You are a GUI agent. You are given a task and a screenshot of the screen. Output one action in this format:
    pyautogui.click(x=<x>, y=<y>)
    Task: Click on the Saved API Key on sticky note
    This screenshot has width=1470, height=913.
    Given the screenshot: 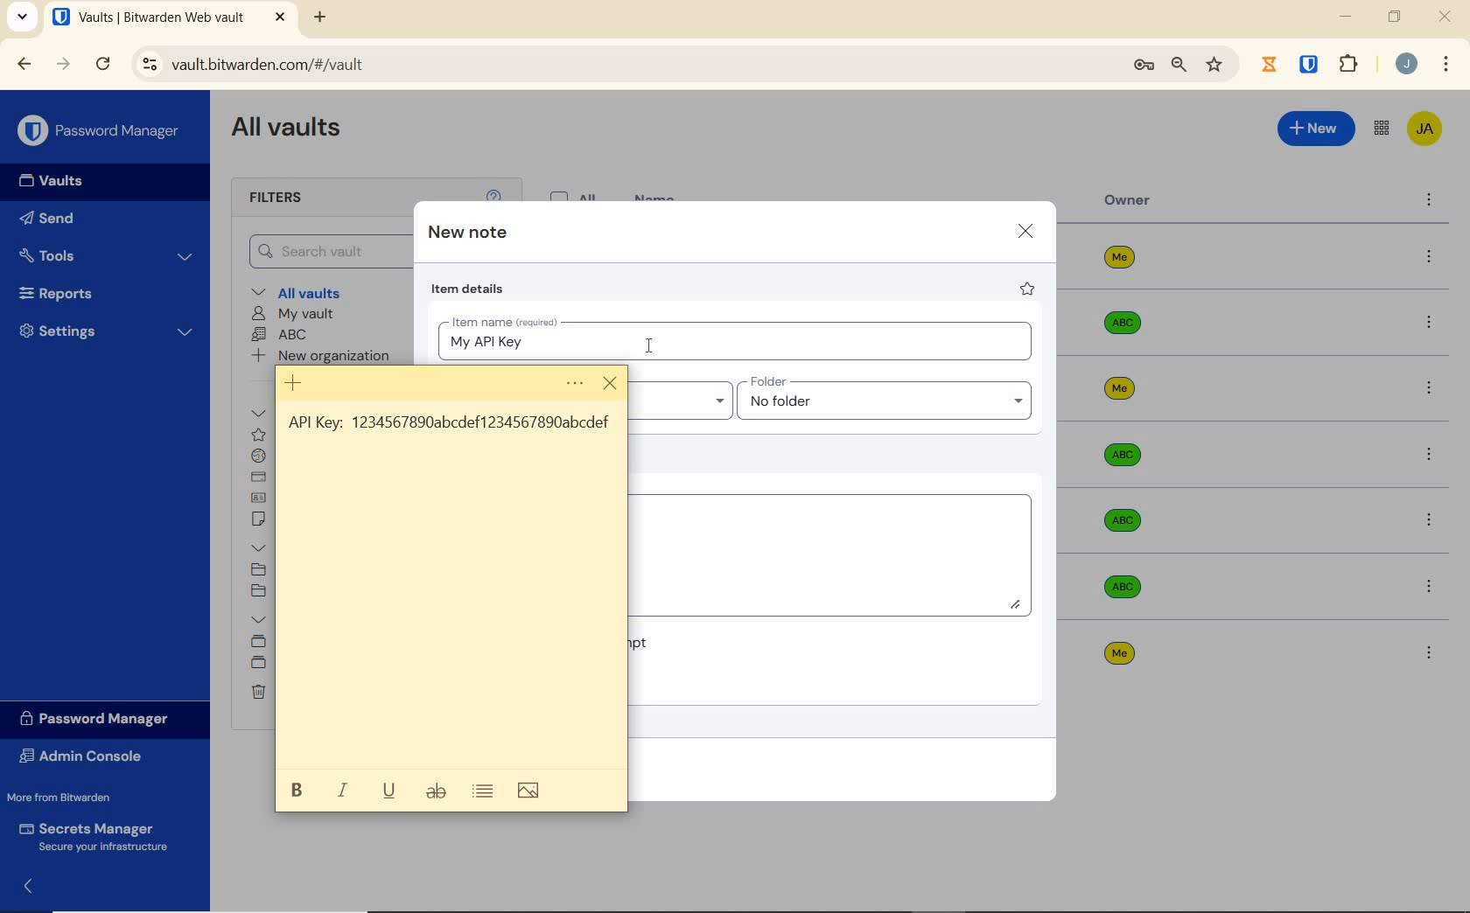 What is the action you would take?
    pyautogui.click(x=450, y=428)
    